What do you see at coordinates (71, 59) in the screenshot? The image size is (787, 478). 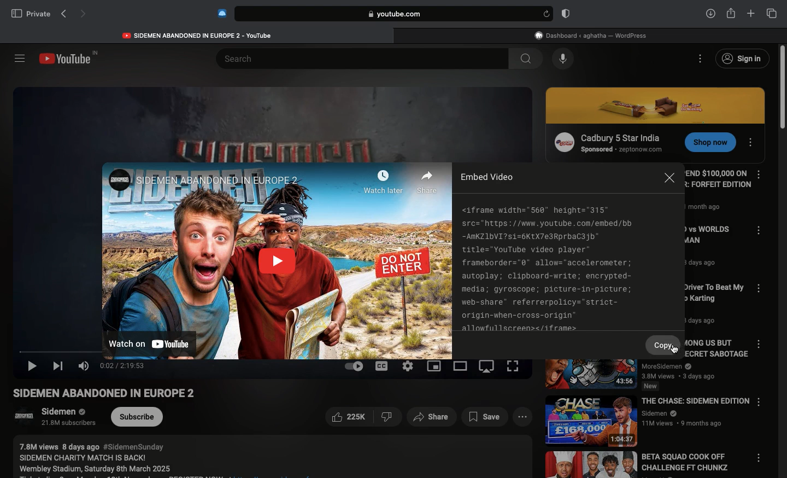 I see `Youtube` at bounding box center [71, 59].